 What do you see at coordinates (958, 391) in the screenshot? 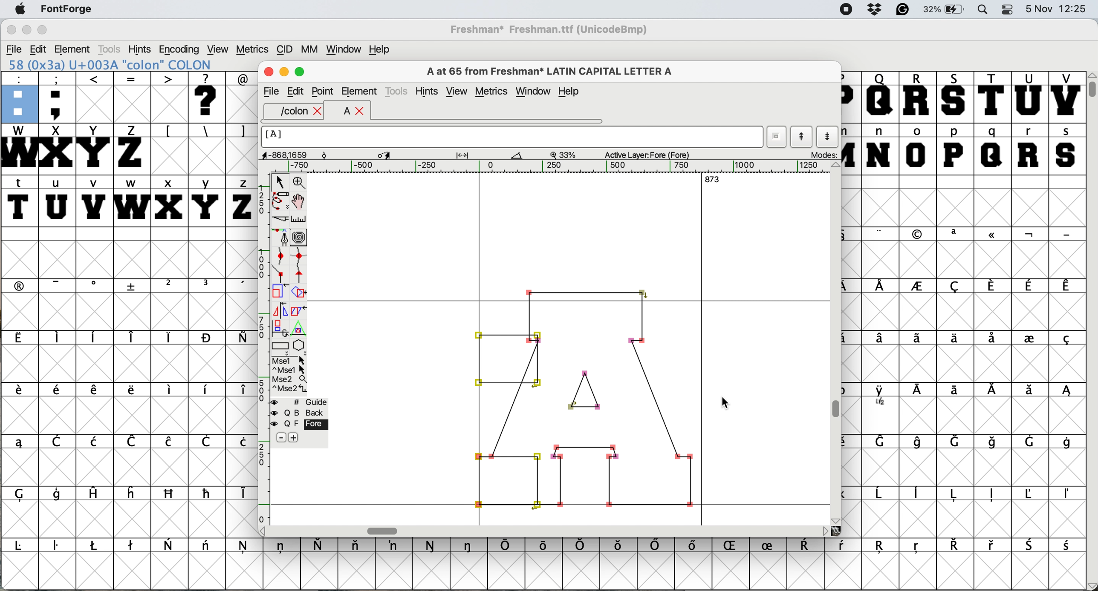
I see `symbol` at bounding box center [958, 391].